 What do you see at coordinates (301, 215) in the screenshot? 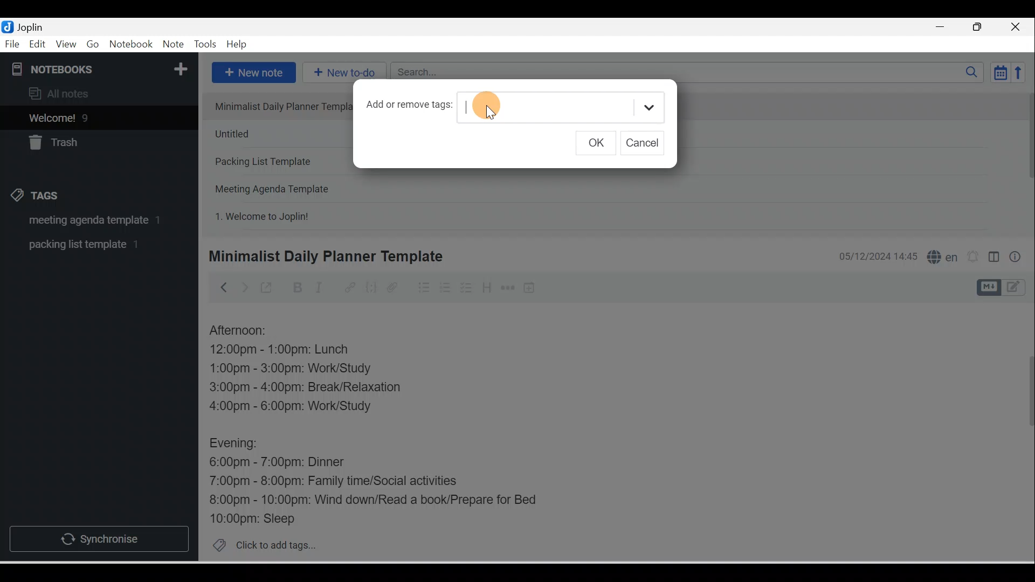
I see `Note 5` at bounding box center [301, 215].